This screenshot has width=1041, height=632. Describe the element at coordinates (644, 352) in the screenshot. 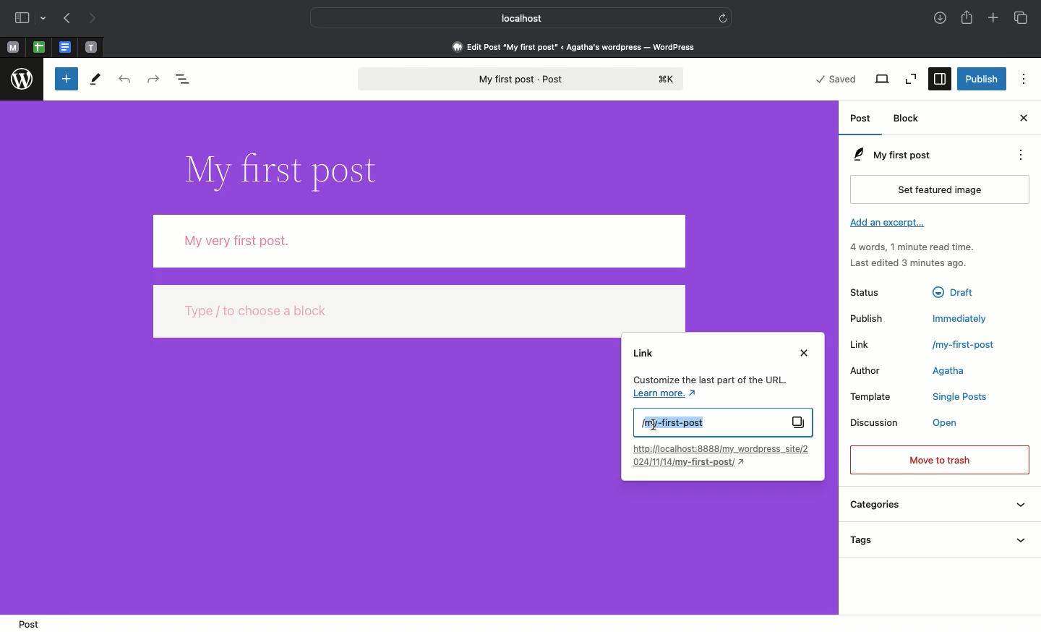

I see `Link` at that location.